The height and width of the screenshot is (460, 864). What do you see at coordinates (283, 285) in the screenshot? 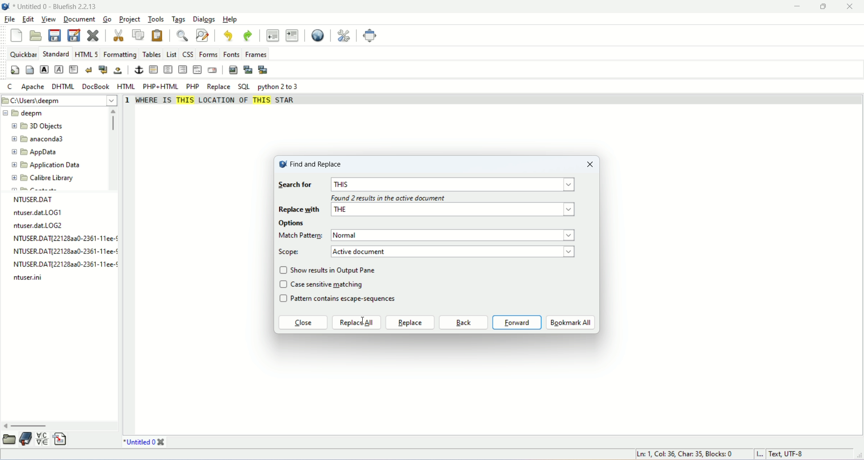
I see `checkbox` at bounding box center [283, 285].